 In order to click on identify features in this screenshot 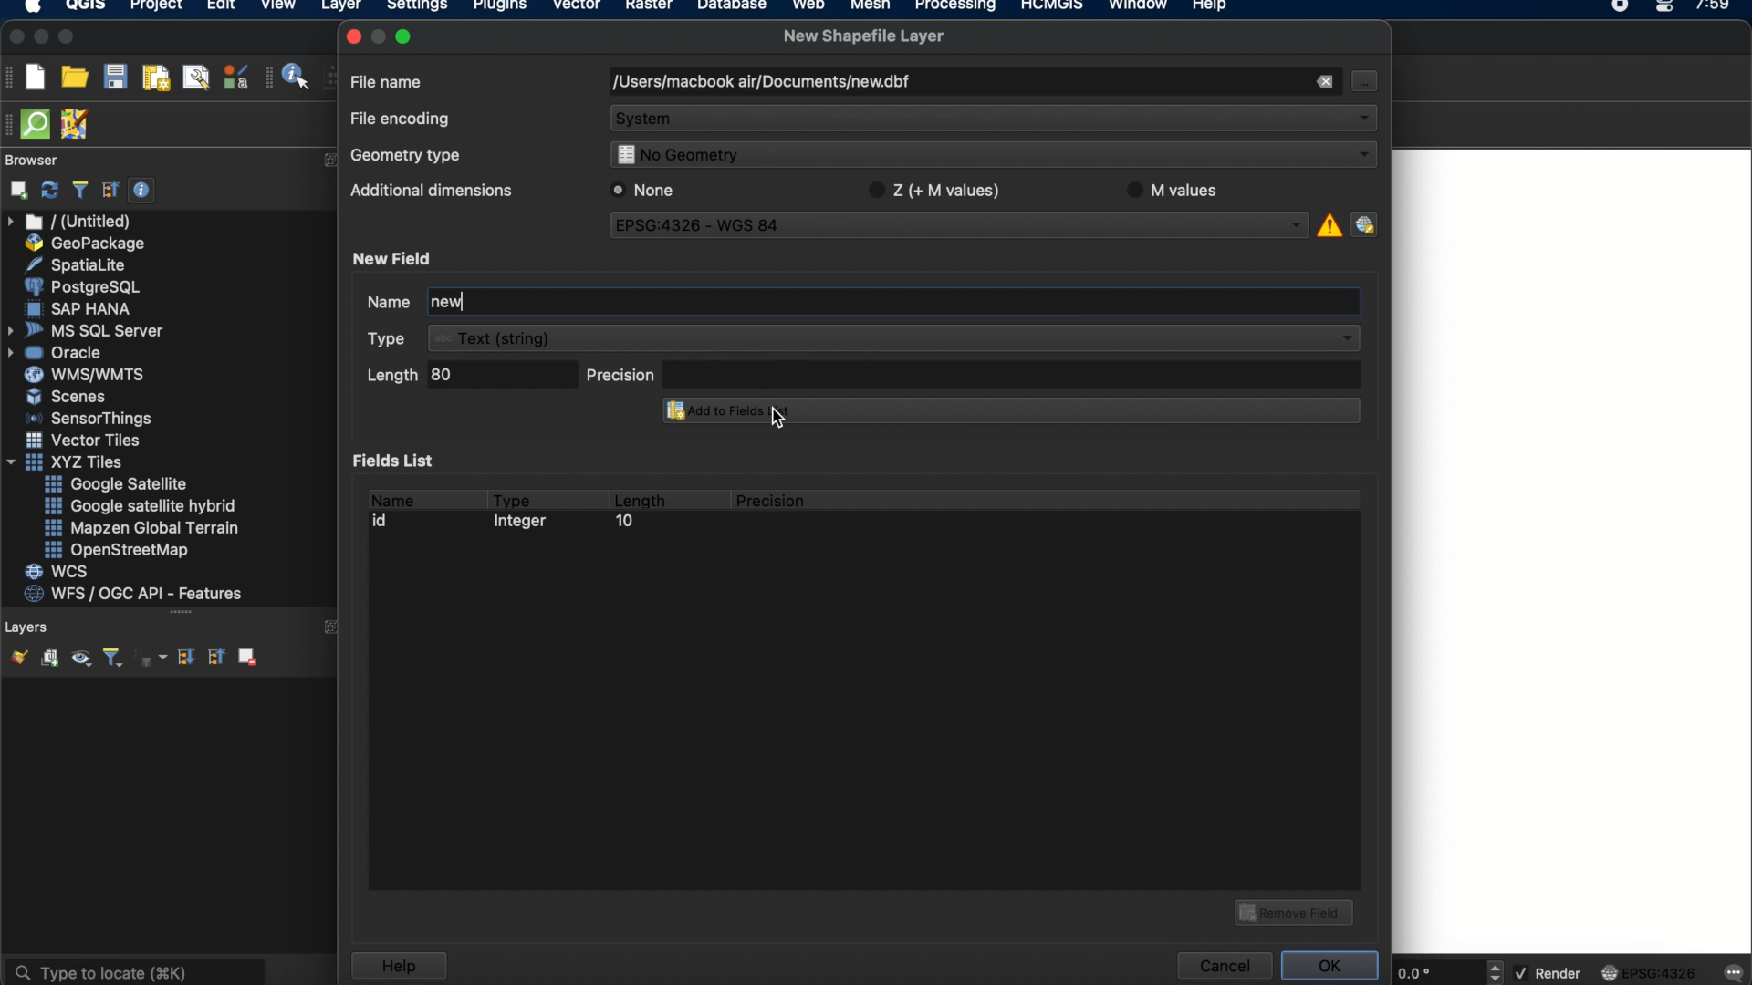, I will do `click(289, 77)`.